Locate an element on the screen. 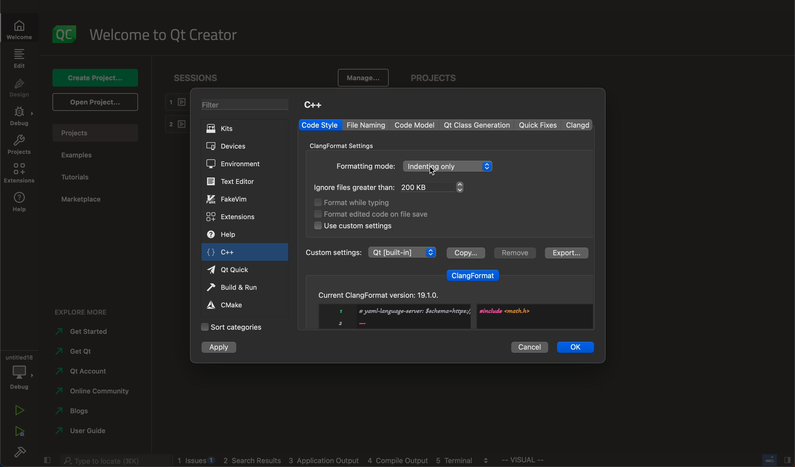  environment is located at coordinates (233, 164).